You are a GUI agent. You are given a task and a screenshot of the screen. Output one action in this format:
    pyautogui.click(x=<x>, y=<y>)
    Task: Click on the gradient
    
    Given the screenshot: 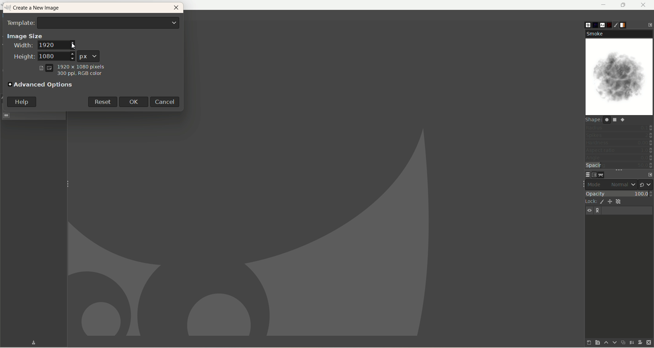 What is the action you would take?
    pyautogui.click(x=628, y=24)
    